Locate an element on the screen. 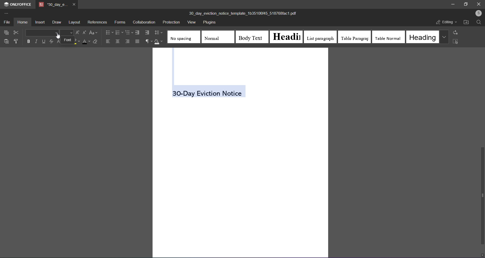 This screenshot has width=485, height=258. list paragraph is located at coordinates (320, 37).